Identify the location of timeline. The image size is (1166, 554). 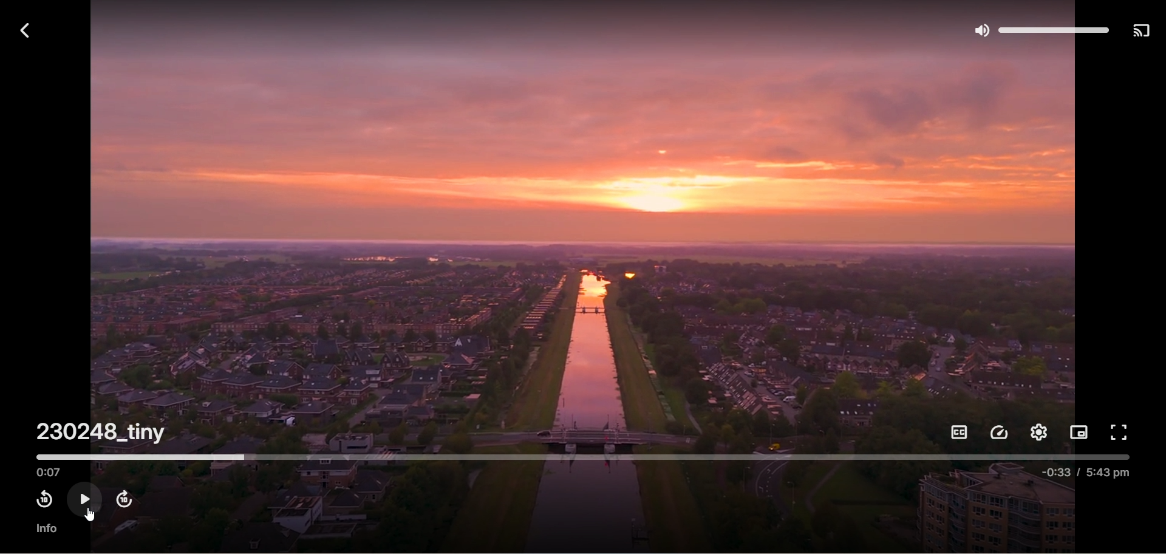
(586, 456).